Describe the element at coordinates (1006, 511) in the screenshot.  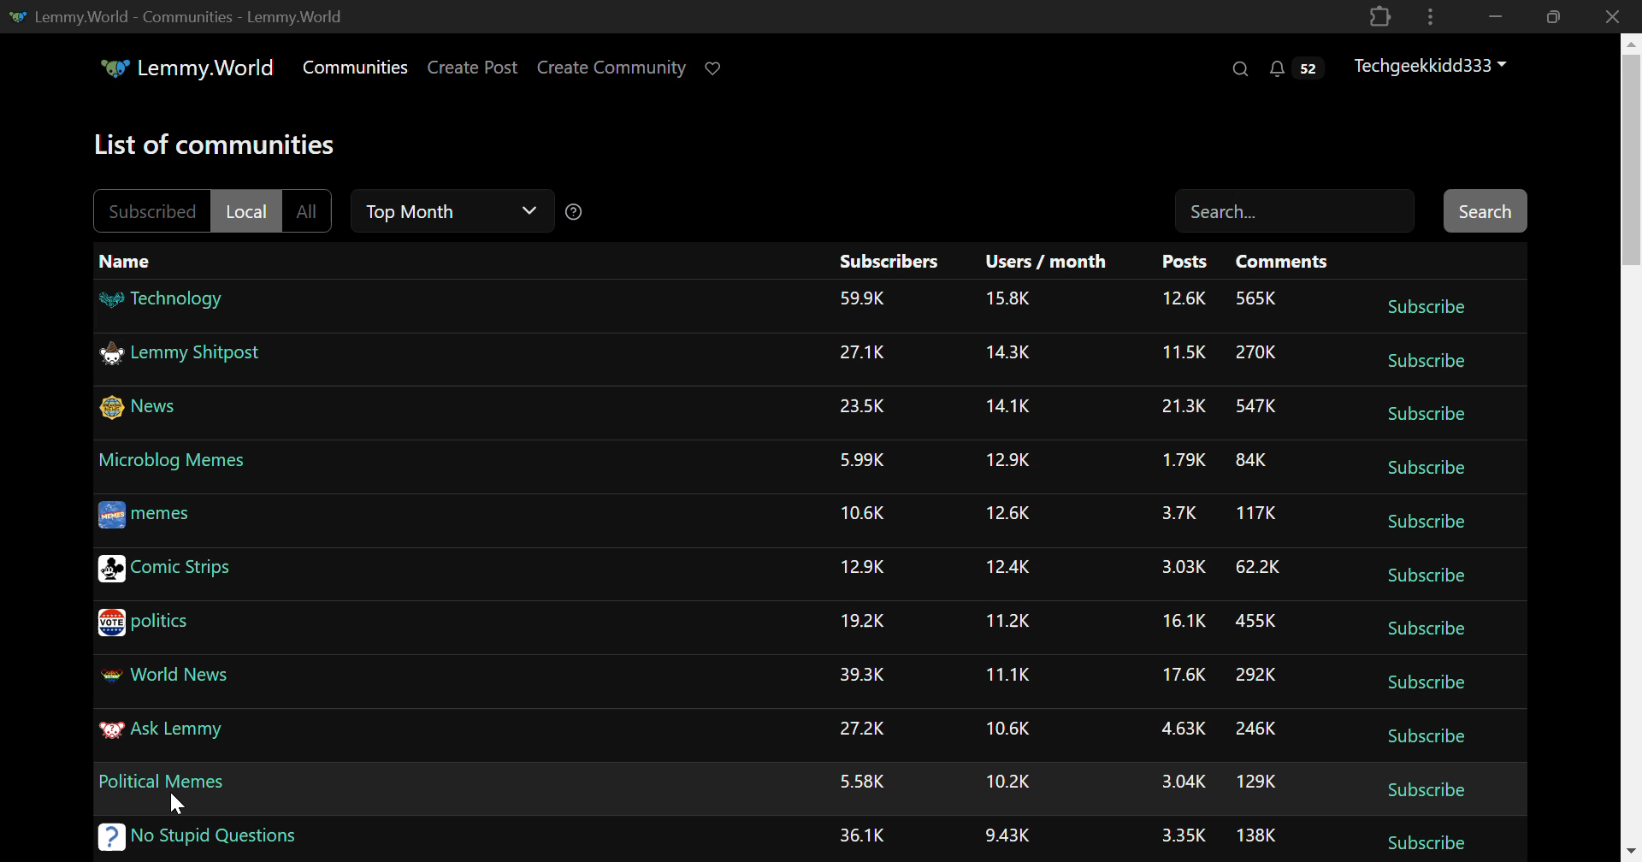
I see `Amount` at that location.